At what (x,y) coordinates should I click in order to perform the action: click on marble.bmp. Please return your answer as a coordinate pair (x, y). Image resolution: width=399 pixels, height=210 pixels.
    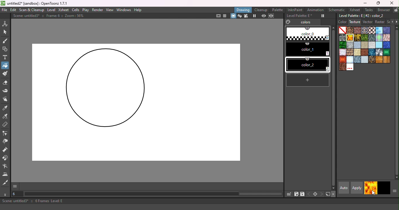
    Looking at the image, I should click on (350, 45).